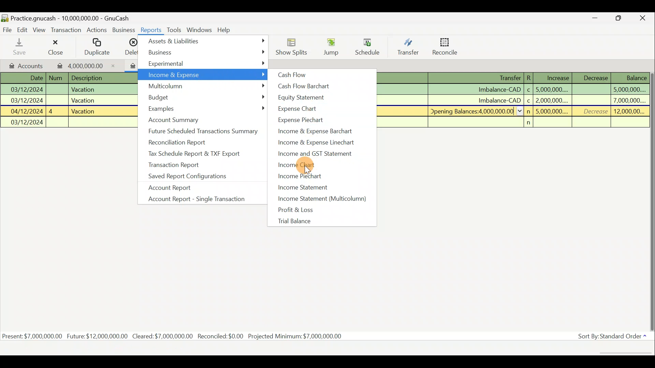 The width and height of the screenshot is (655, 368). Describe the element at coordinates (54, 46) in the screenshot. I see `Close` at that location.